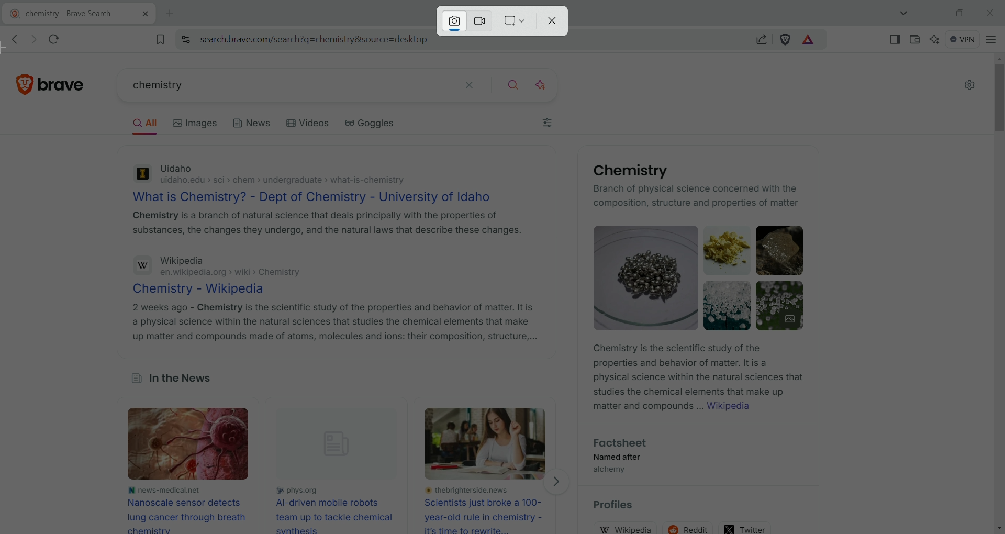 The image size is (1005, 534). I want to click on Profiles, so click(620, 506).